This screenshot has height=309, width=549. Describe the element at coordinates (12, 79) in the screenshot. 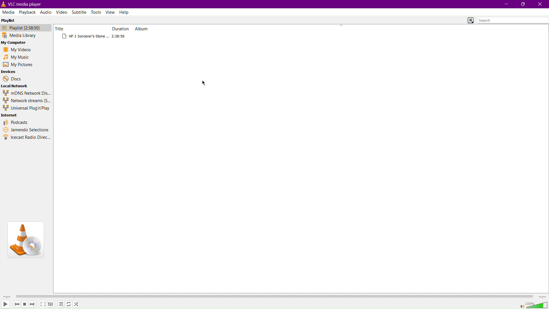

I see `Discs` at that location.